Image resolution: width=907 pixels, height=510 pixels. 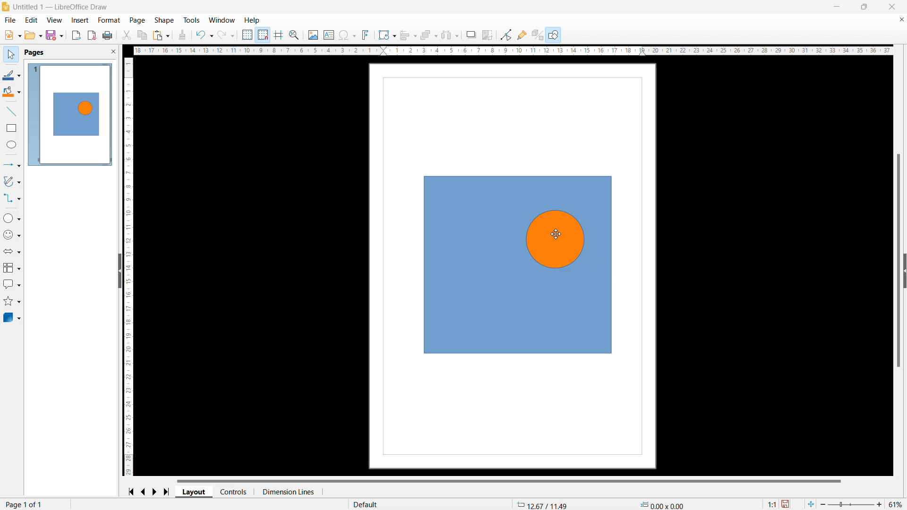 I want to click on go to previous page, so click(x=143, y=491).